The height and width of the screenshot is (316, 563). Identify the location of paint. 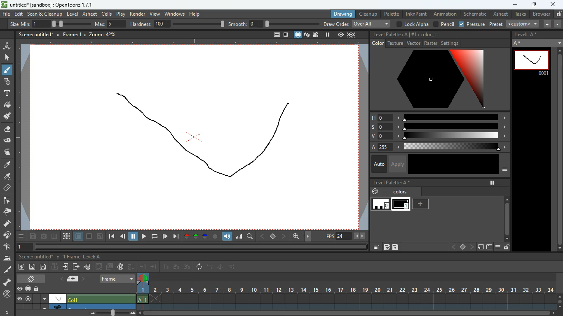
(6, 177).